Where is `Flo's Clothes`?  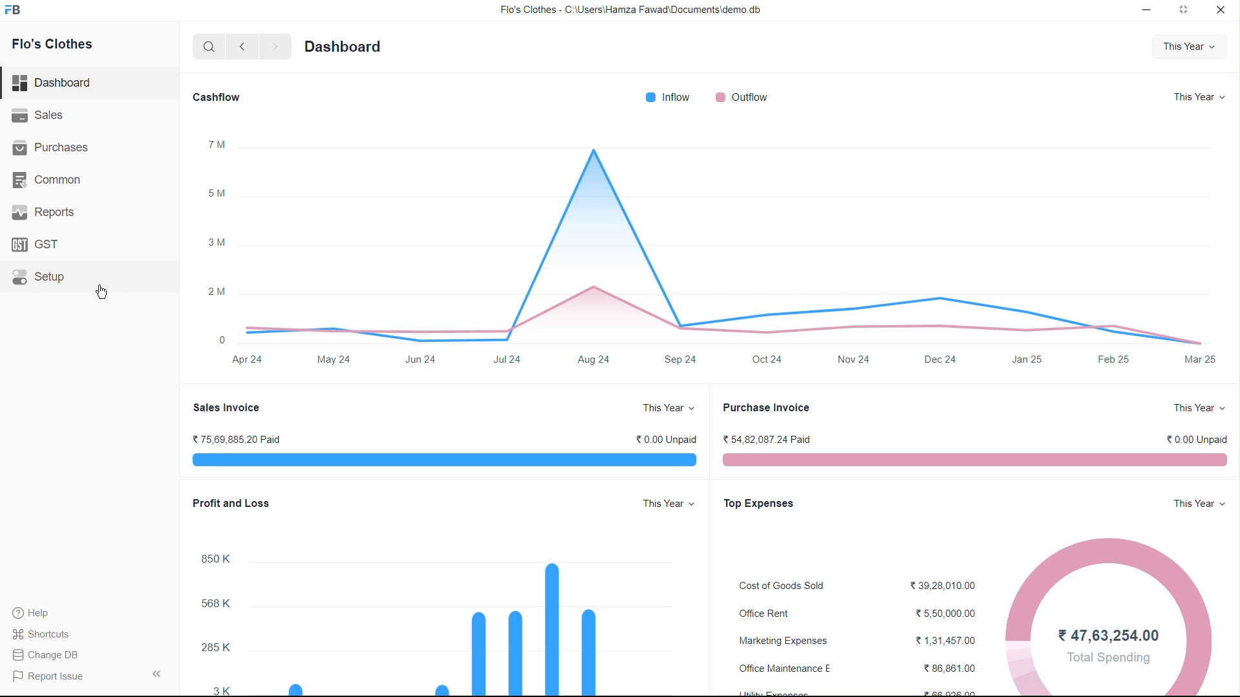
Flo's Clothes is located at coordinates (58, 46).